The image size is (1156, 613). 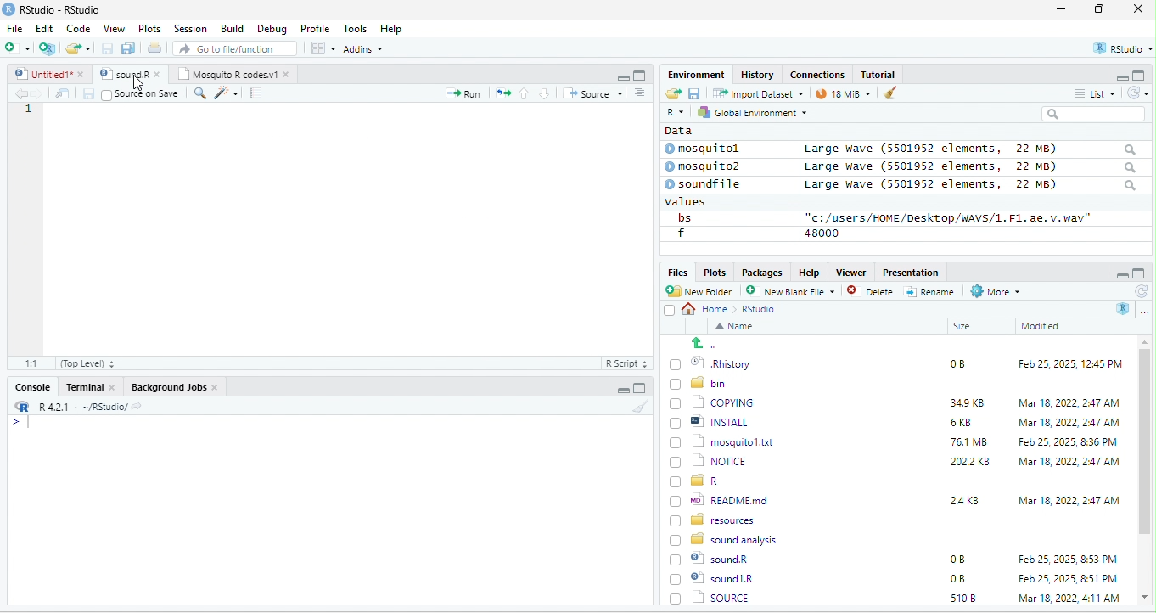 What do you see at coordinates (1070, 366) in the screenshot?
I see `Feb 25, 2025, 12:45 PM` at bounding box center [1070, 366].